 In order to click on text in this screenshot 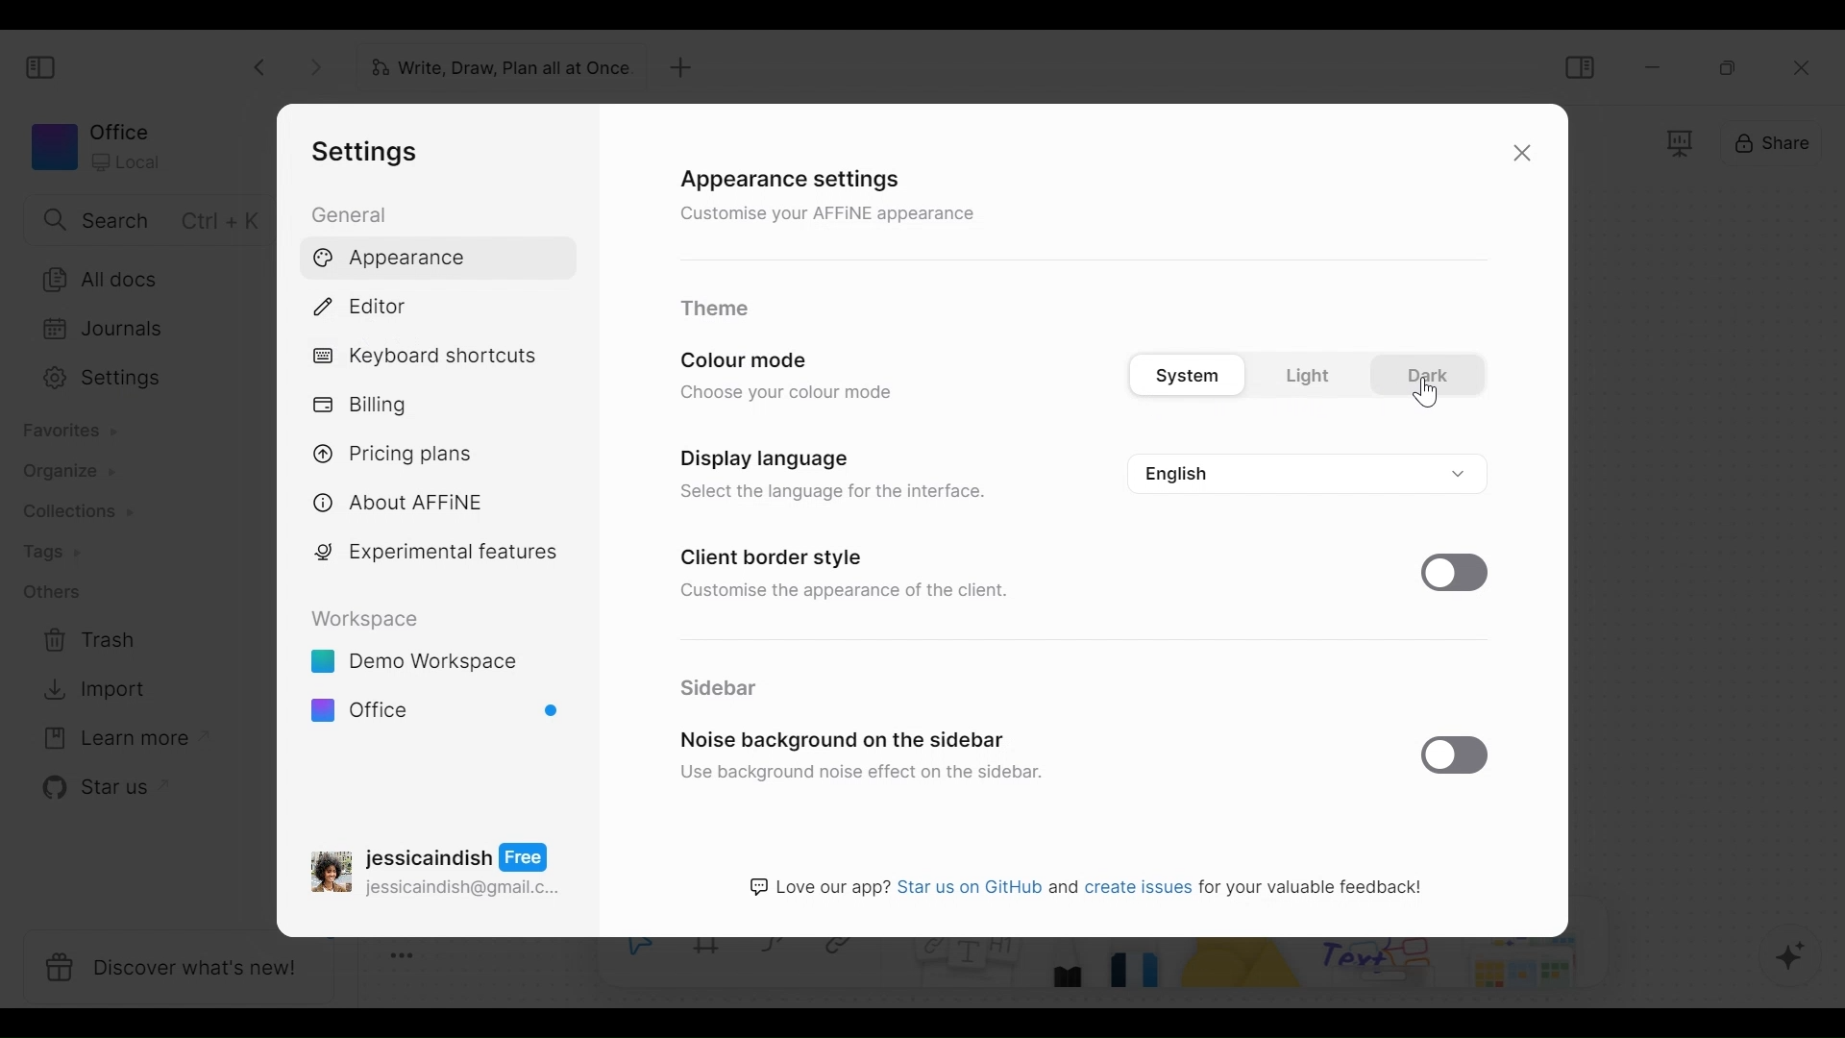, I will do `click(1084, 882)`.